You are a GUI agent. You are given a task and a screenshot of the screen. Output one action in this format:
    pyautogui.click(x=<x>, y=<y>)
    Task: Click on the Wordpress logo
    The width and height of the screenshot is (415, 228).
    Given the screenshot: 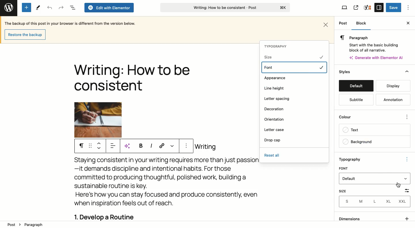 What is the action you would take?
    pyautogui.click(x=8, y=7)
    